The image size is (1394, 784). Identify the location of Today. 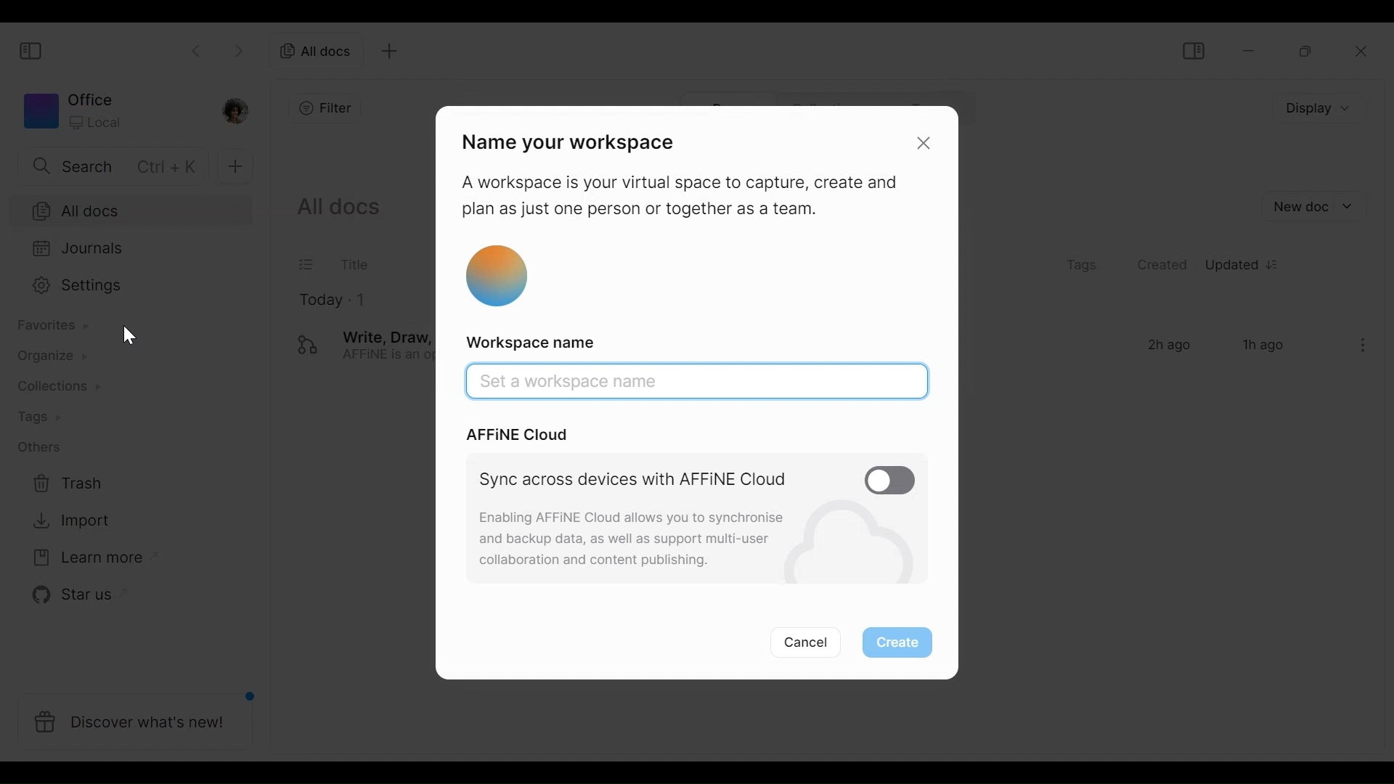
(319, 301).